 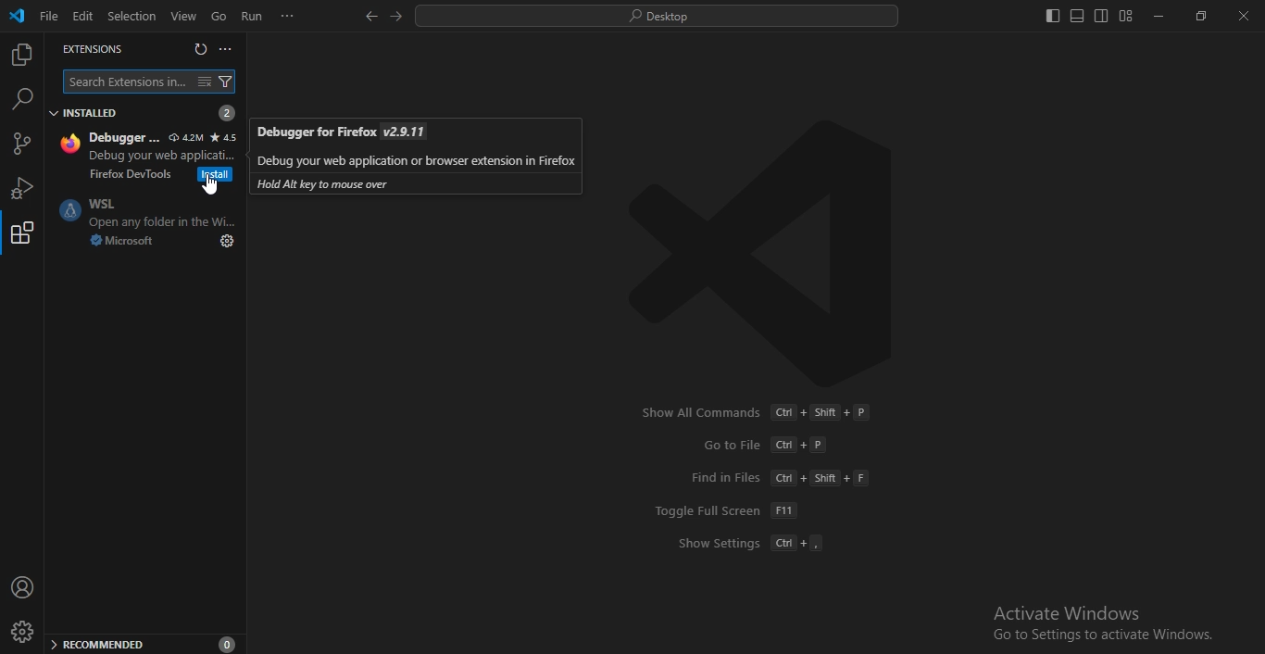 What do you see at coordinates (162, 145) in the screenshot?
I see `Debugger ... 4.2M 4.5 Debug your web applicati..` at bounding box center [162, 145].